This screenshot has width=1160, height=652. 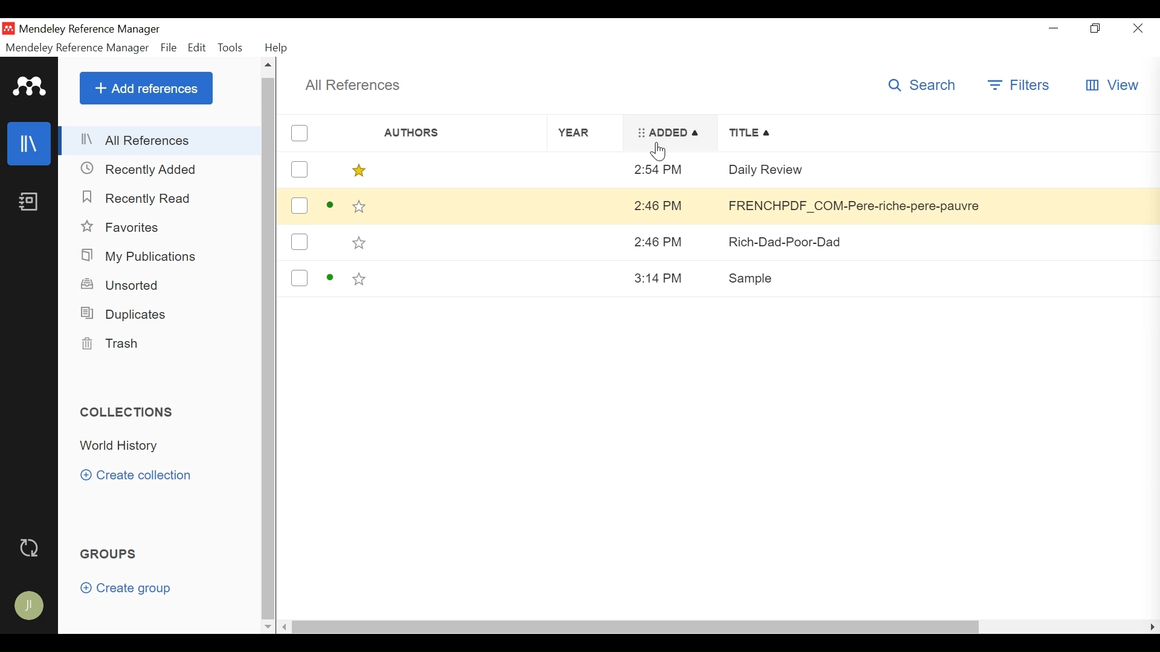 What do you see at coordinates (1094, 28) in the screenshot?
I see `Restore` at bounding box center [1094, 28].